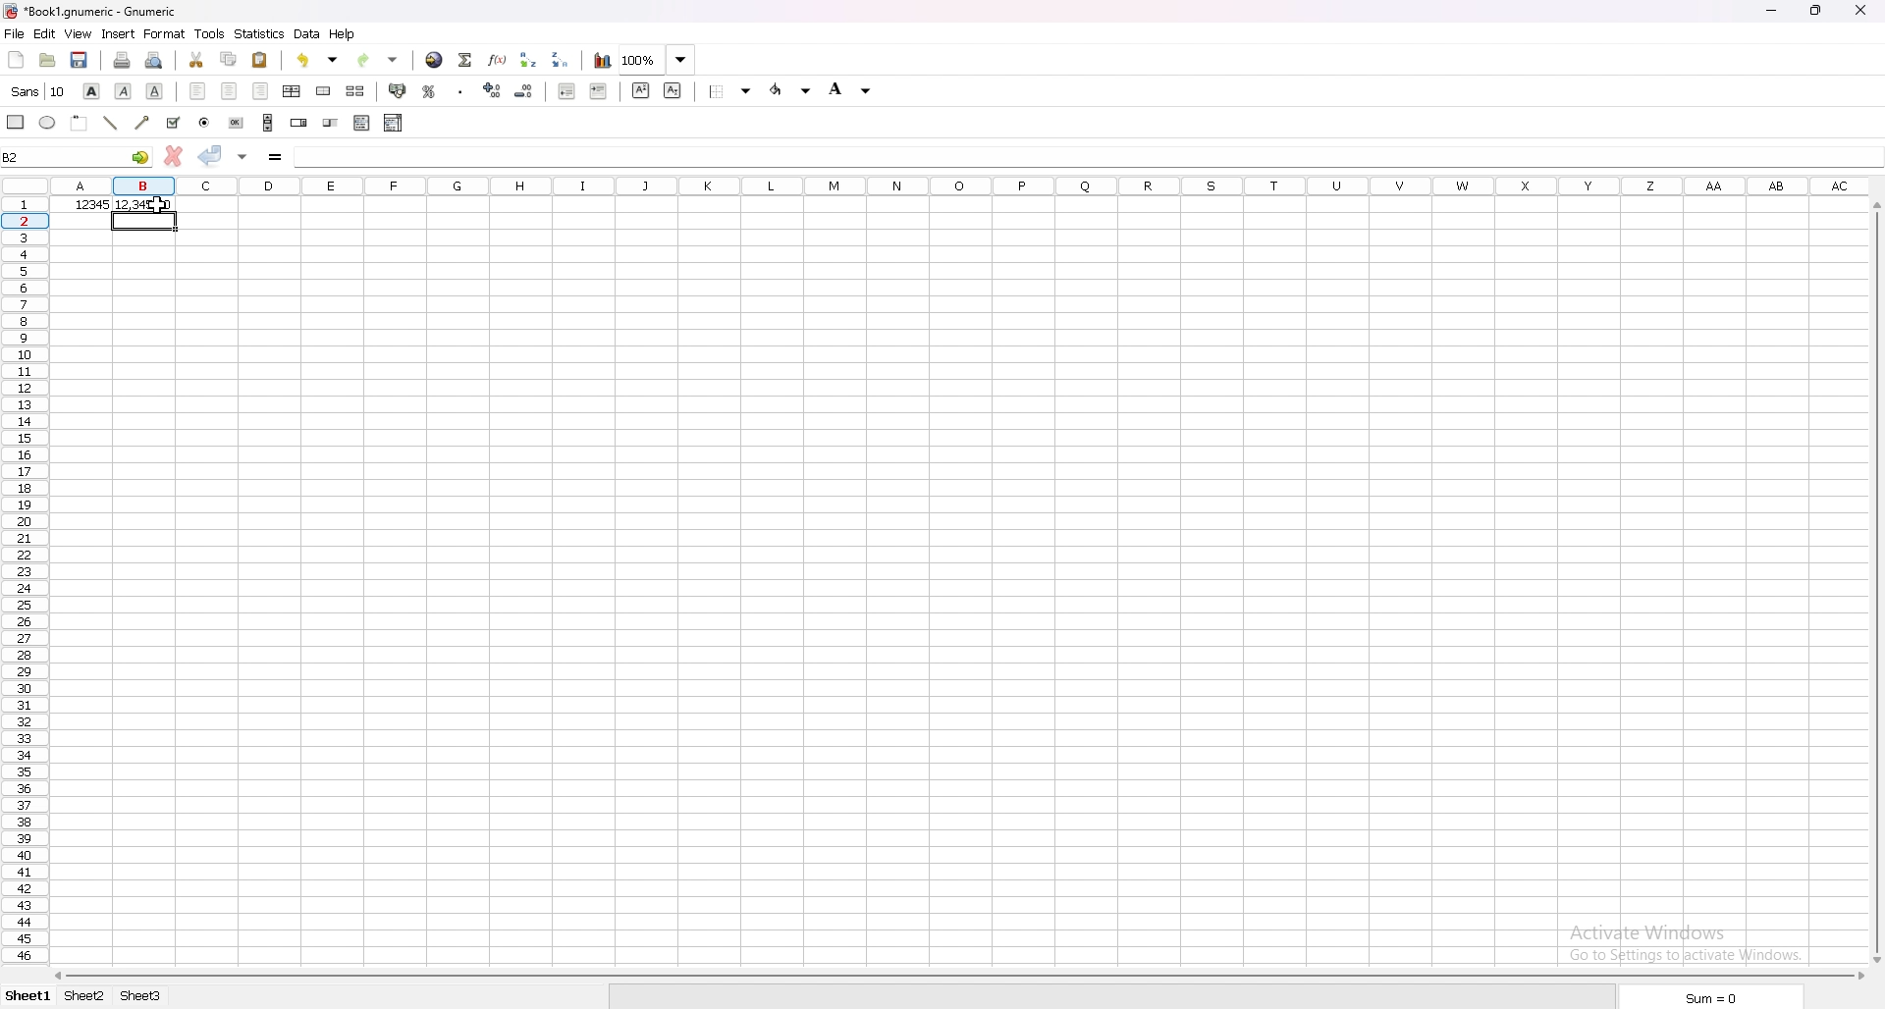 The height and width of the screenshot is (1009, 1885). What do you see at coordinates (356, 91) in the screenshot?
I see `split merged cells` at bounding box center [356, 91].